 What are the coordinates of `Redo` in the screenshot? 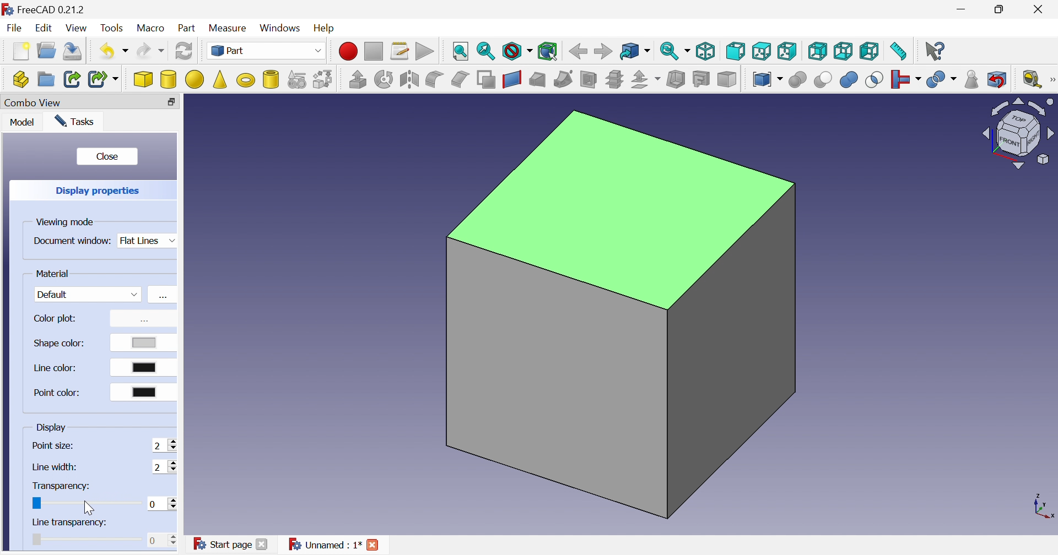 It's located at (151, 50).